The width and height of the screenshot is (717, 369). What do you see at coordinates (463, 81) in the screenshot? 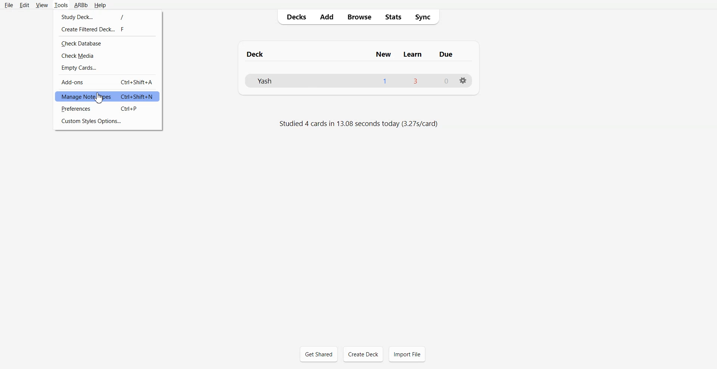
I see `Settings` at bounding box center [463, 81].